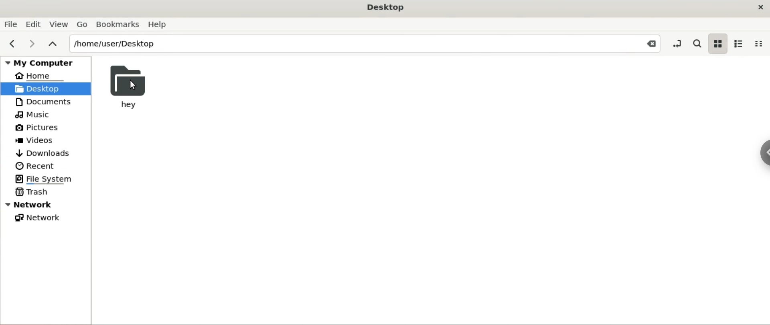  I want to click on Documents, so click(43, 102).